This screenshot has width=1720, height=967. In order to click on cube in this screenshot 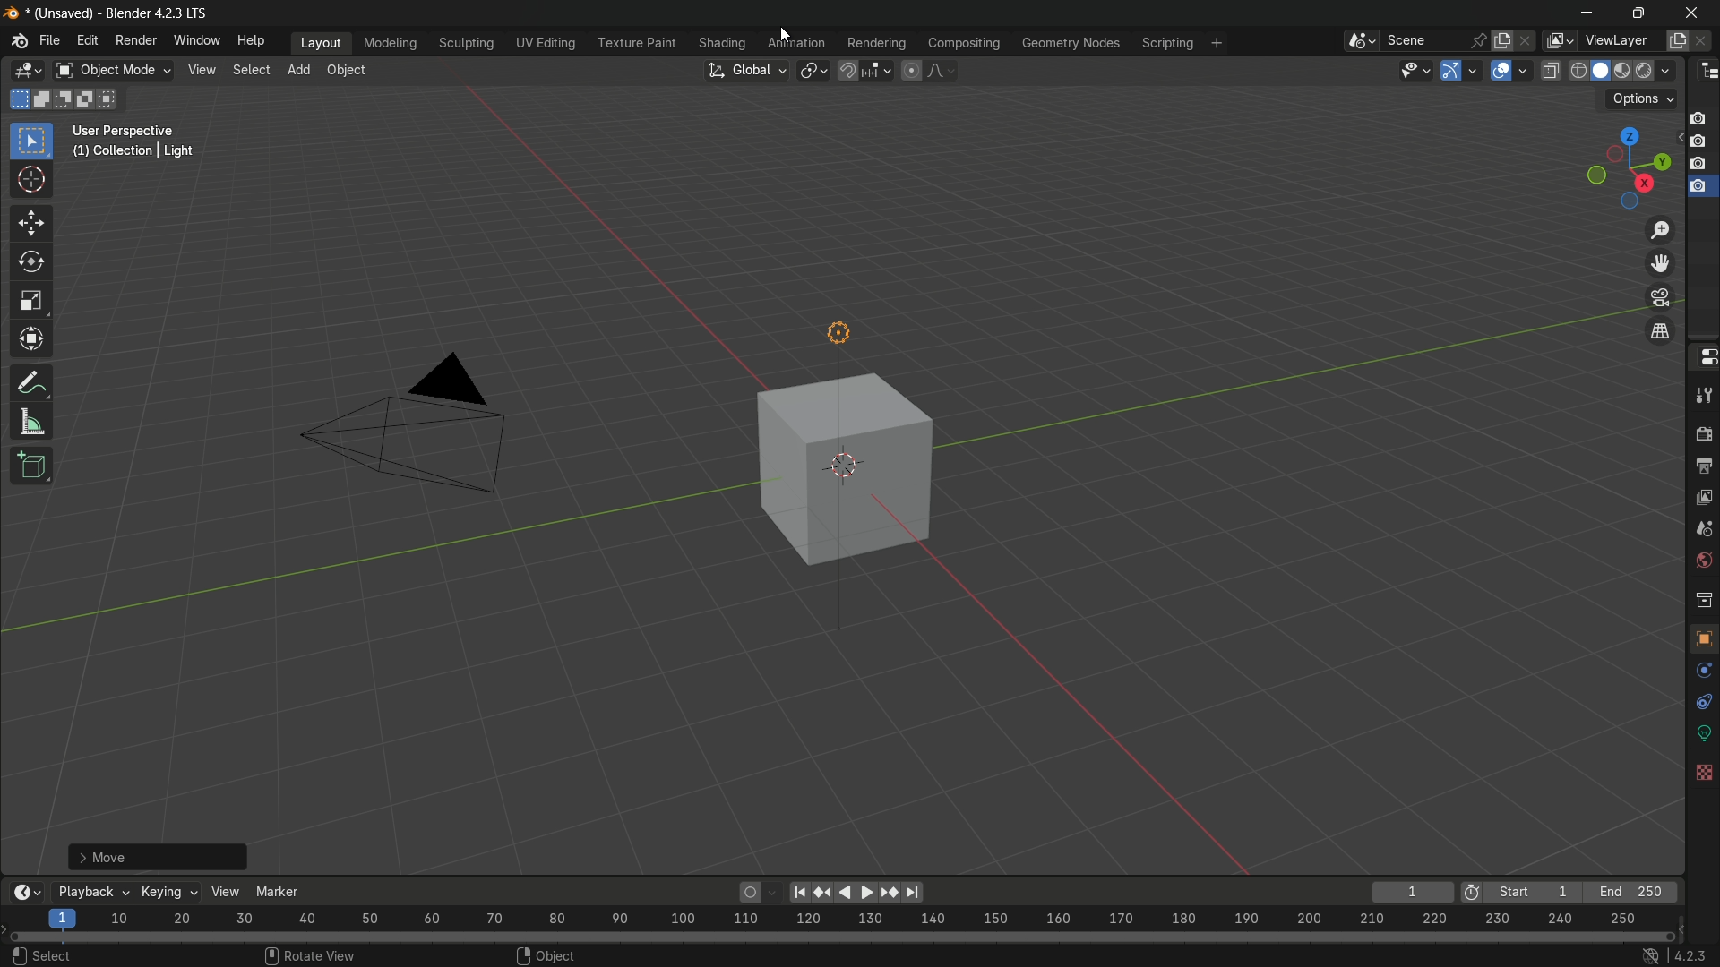, I will do `click(847, 467)`.